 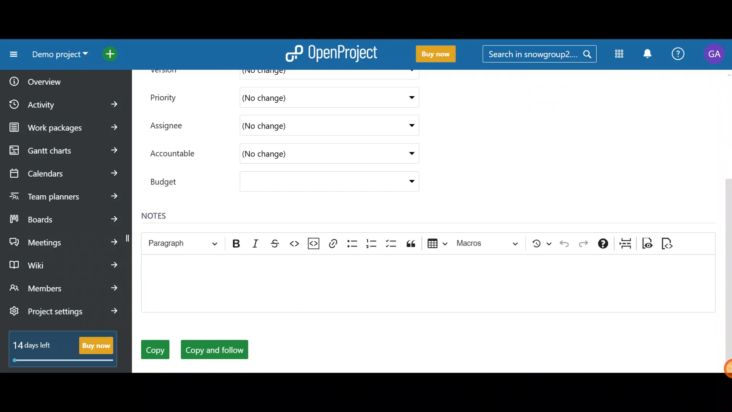 What do you see at coordinates (624, 245) in the screenshot?
I see `Page break` at bounding box center [624, 245].